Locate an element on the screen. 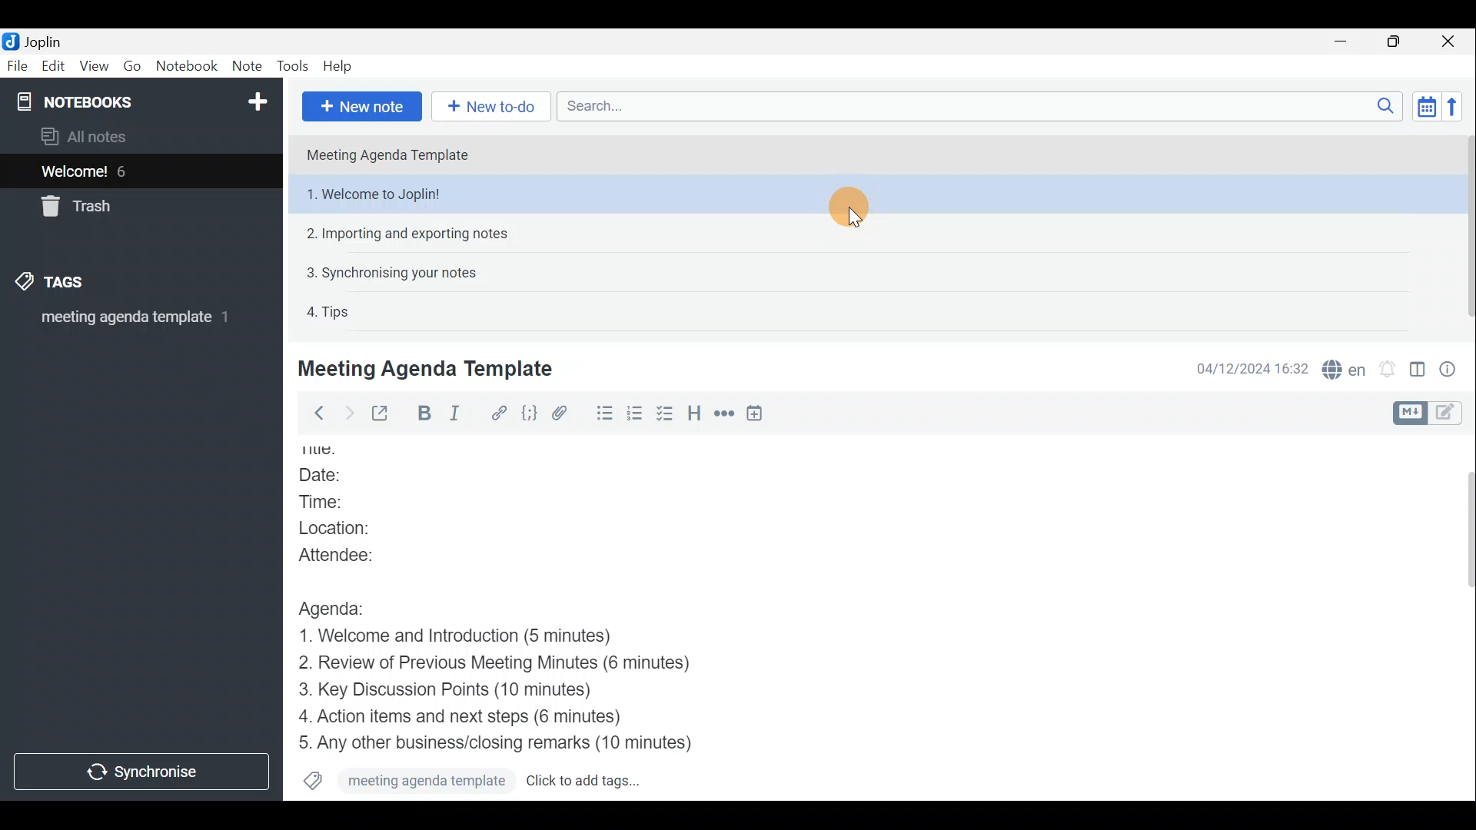  Bulleted list is located at coordinates (603, 413).